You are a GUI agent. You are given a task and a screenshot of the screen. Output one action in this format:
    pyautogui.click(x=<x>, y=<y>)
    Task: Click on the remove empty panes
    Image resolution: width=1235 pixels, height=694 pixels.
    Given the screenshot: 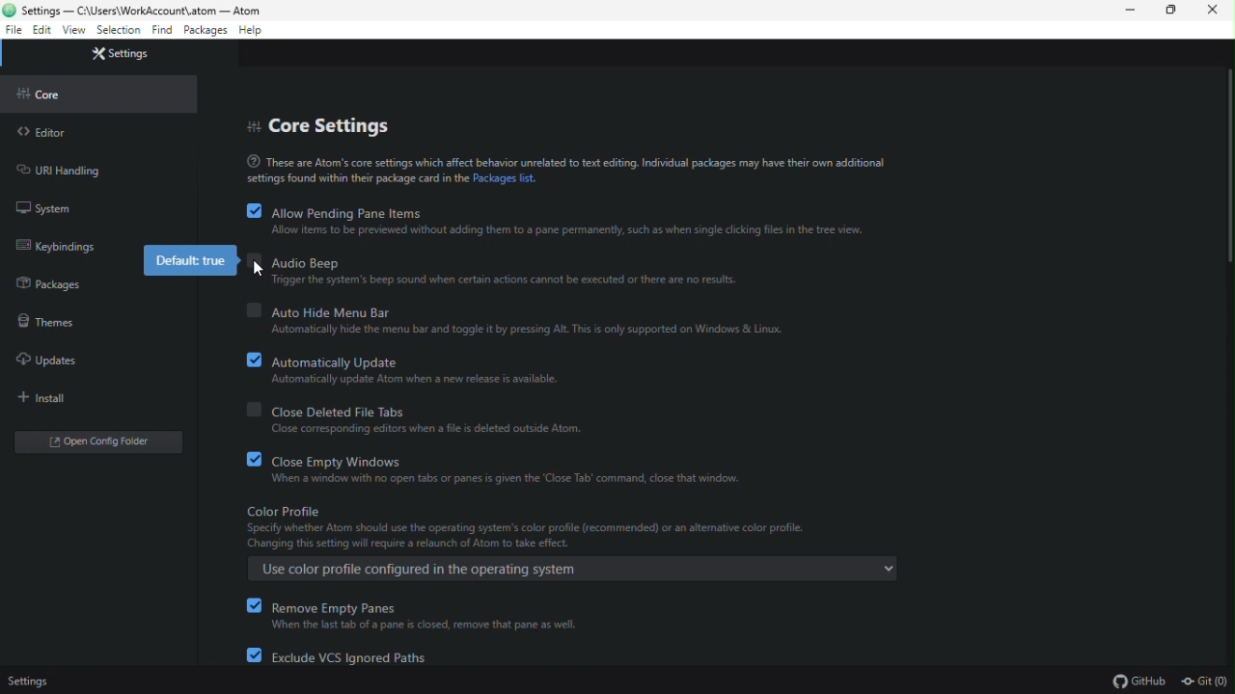 What is the action you would take?
    pyautogui.click(x=414, y=606)
    